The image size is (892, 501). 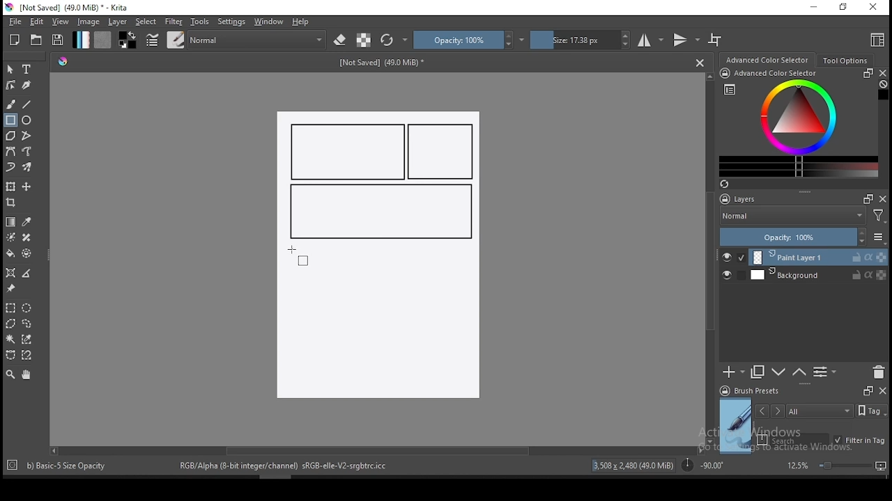 I want to click on windows, so click(x=269, y=22).